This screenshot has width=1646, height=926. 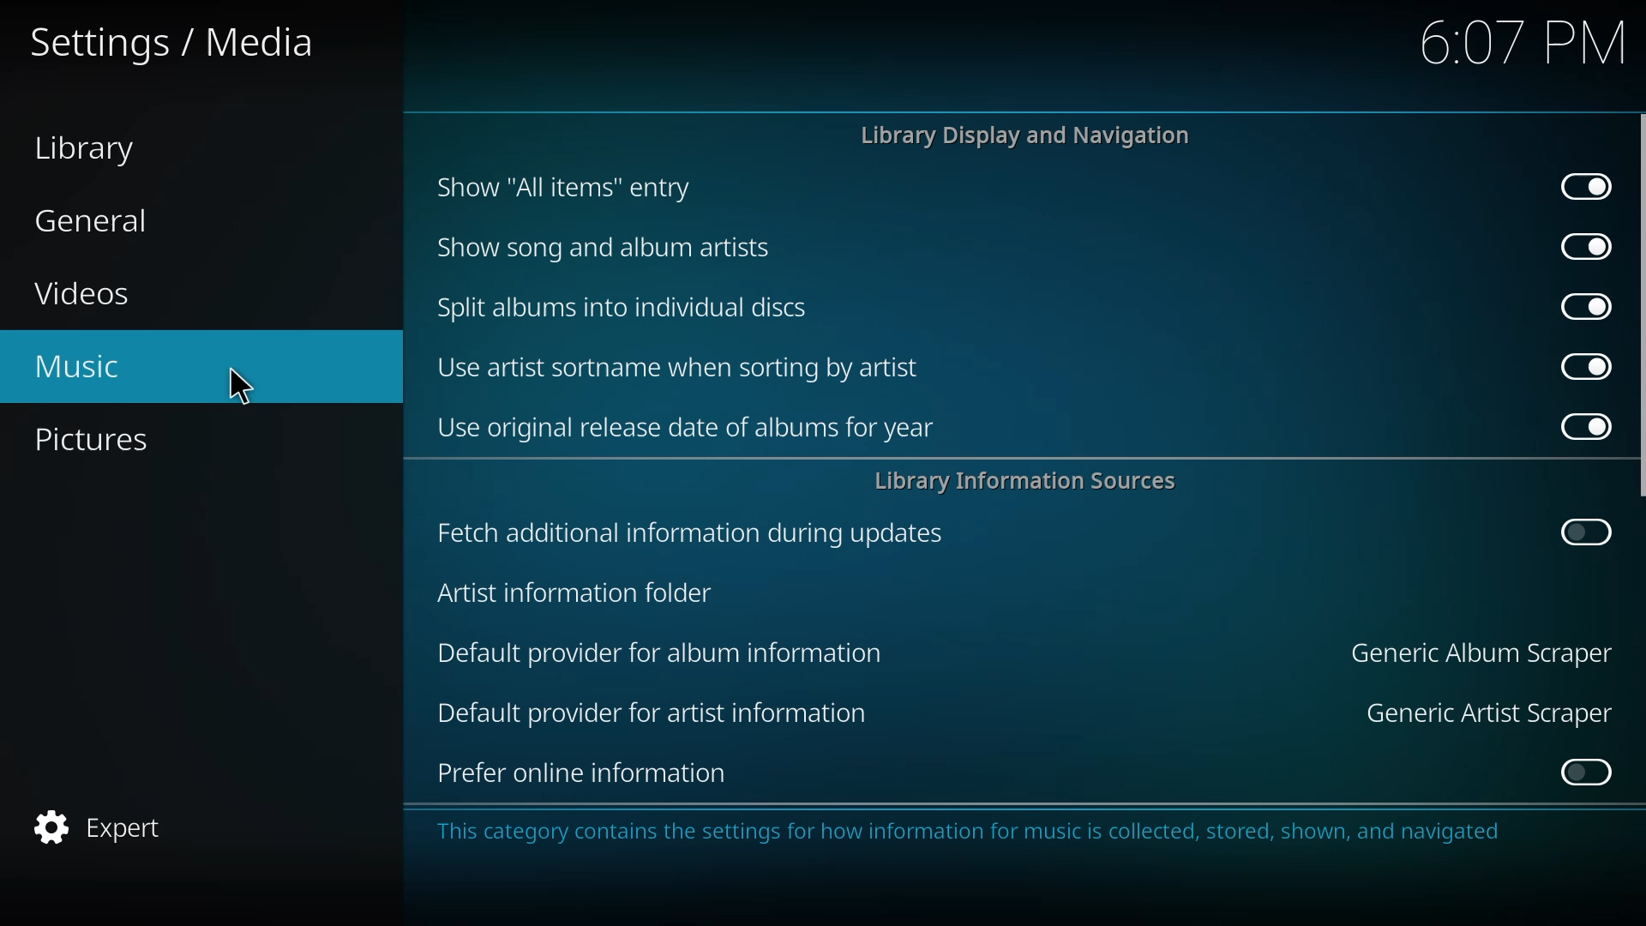 What do you see at coordinates (93, 146) in the screenshot?
I see `library` at bounding box center [93, 146].